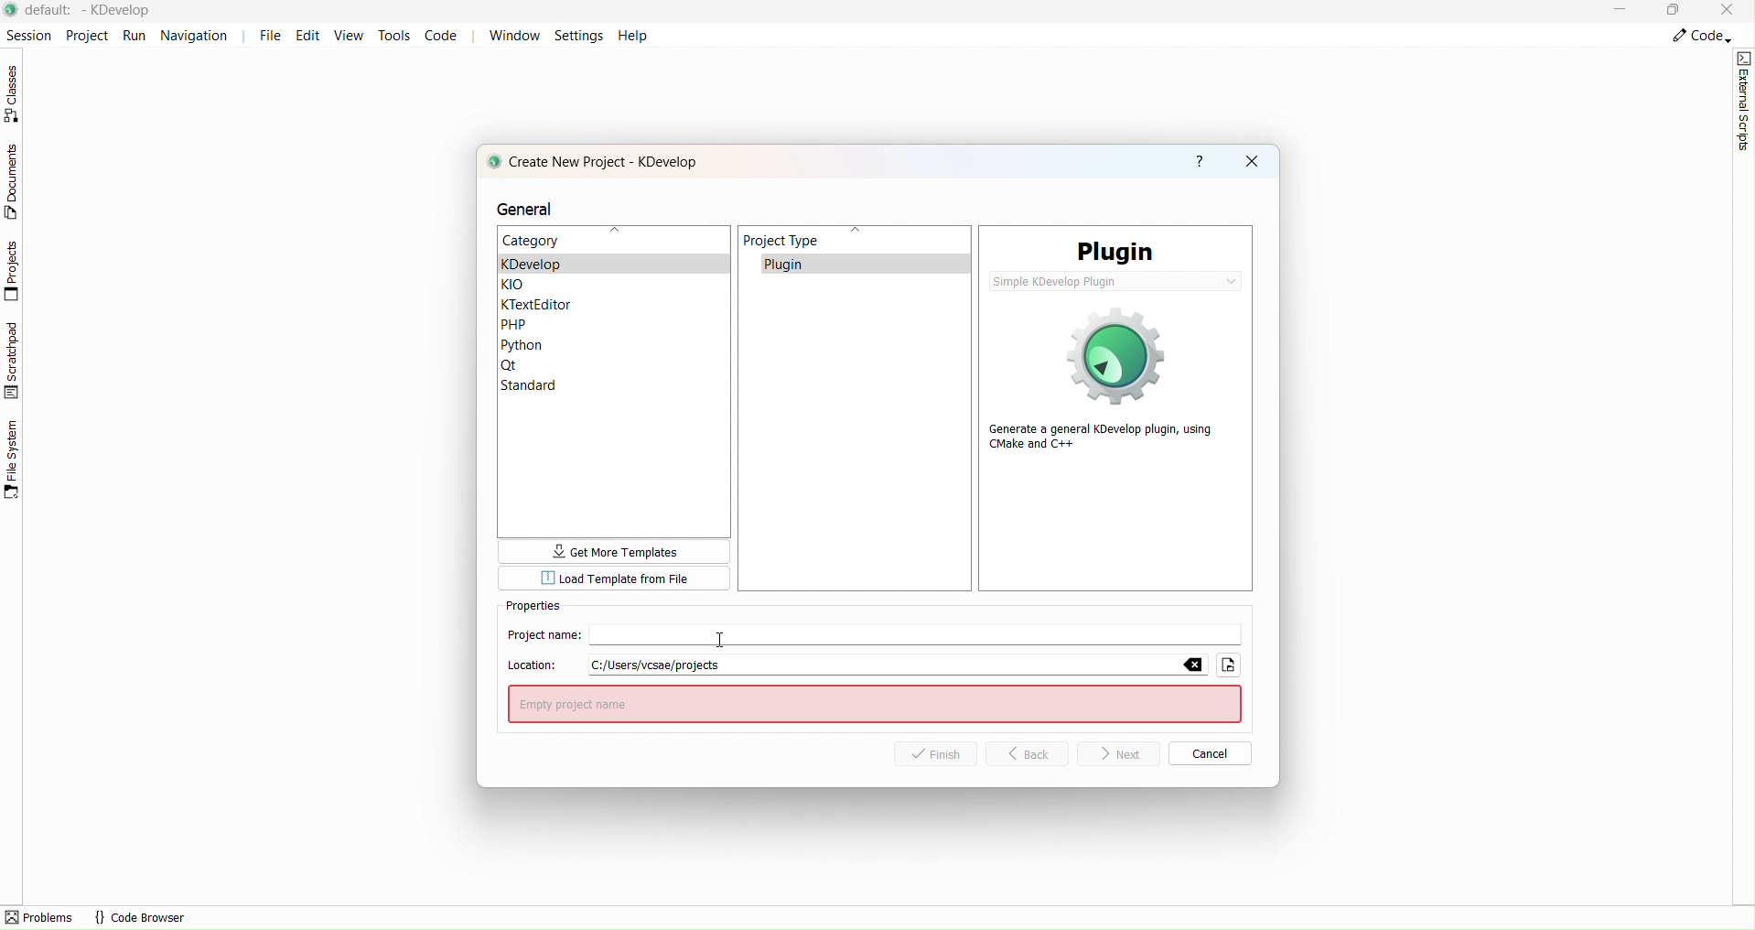 Image resolution: width=1755 pixels, height=930 pixels. I want to click on simple KDevelop plugin, so click(1114, 281).